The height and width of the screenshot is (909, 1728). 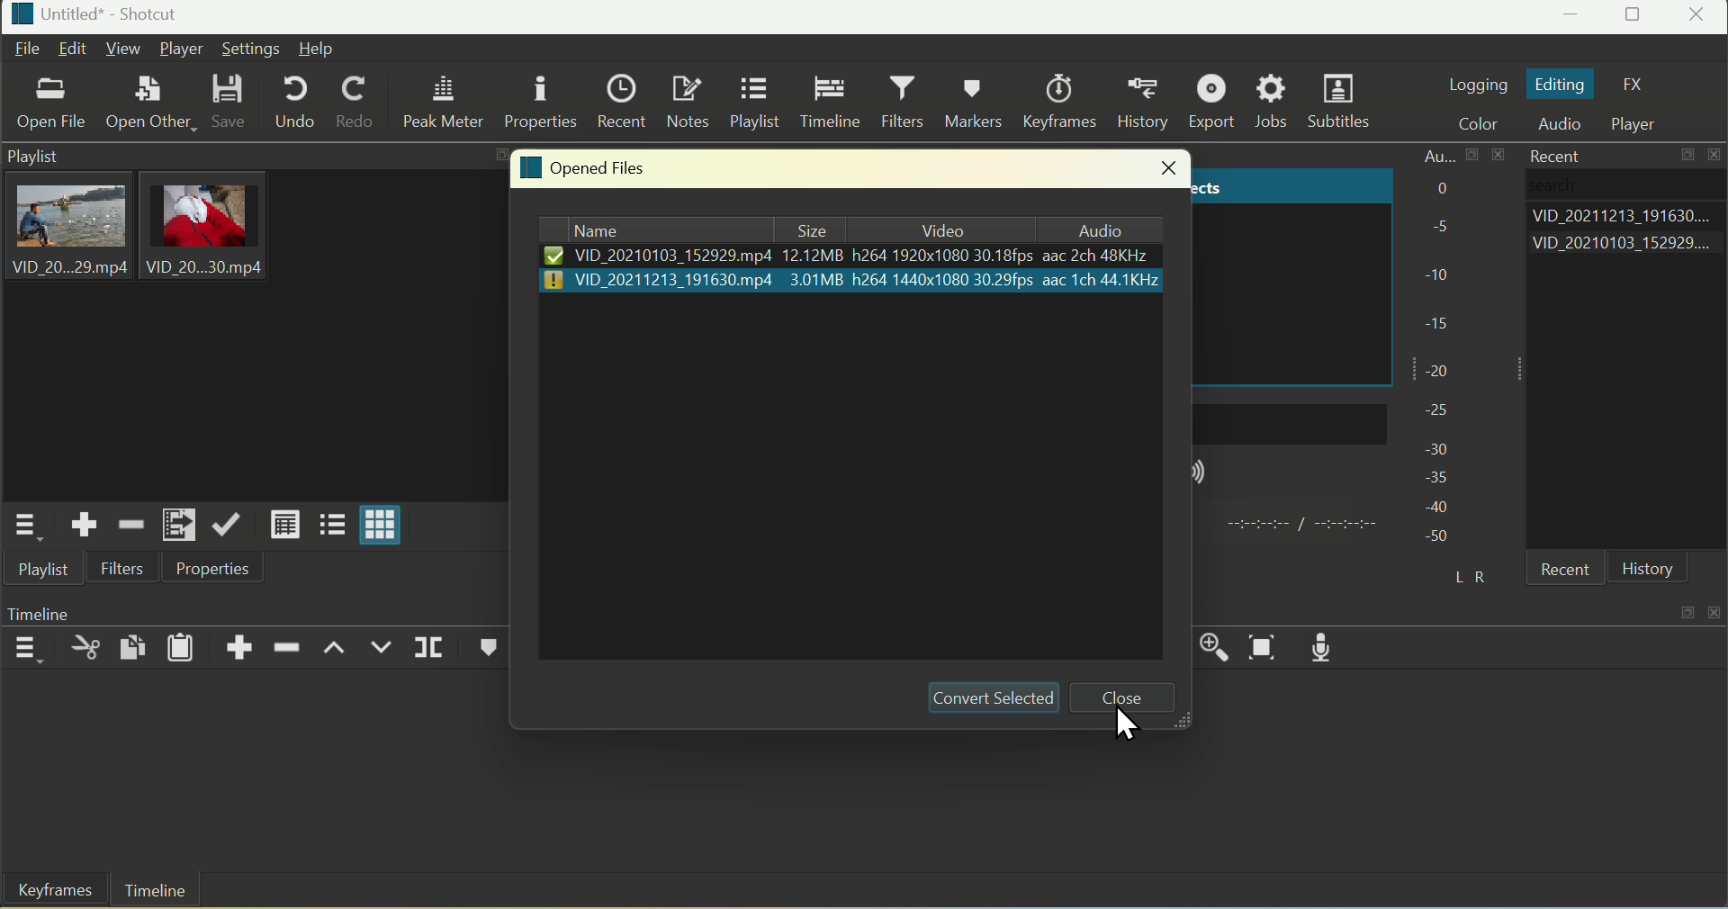 What do you see at coordinates (1147, 102) in the screenshot?
I see `History` at bounding box center [1147, 102].